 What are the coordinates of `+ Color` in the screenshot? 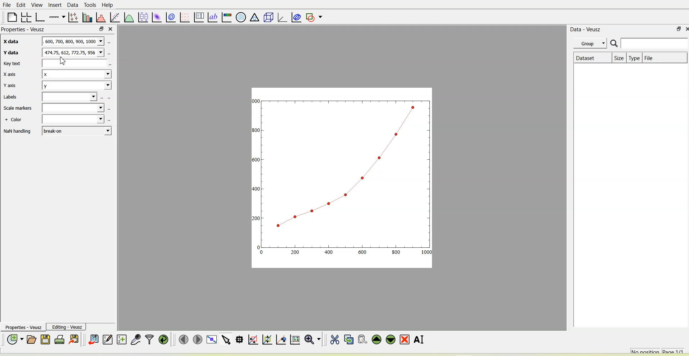 It's located at (13, 120).